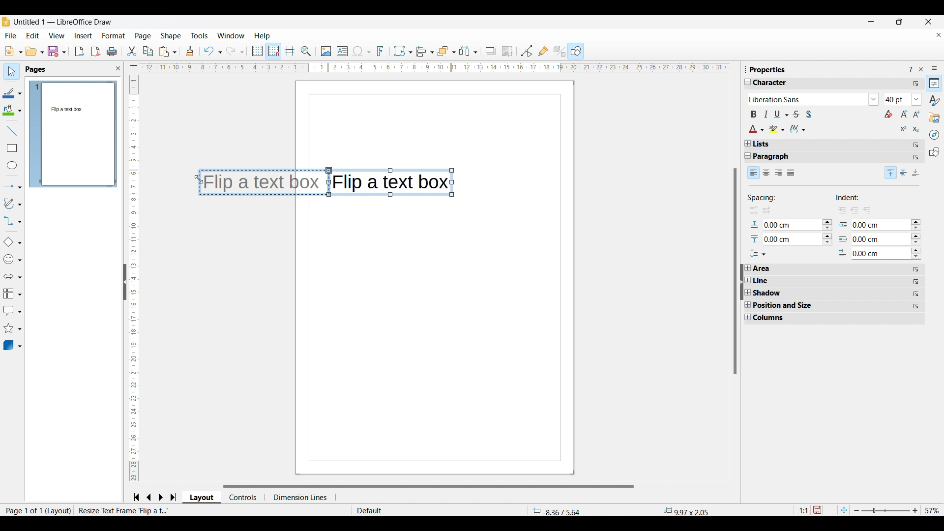 The height and width of the screenshot is (531, 944). What do you see at coordinates (871, 22) in the screenshot?
I see `Minimize` at bounding box center [871, 22].